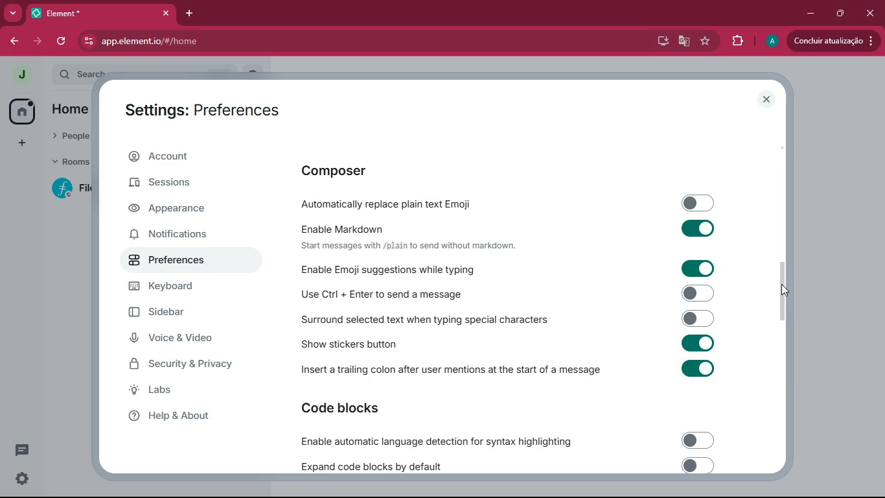 This screenshot has height=498, width=885. I want to click on conduir atualizacao, so click(831, 41).